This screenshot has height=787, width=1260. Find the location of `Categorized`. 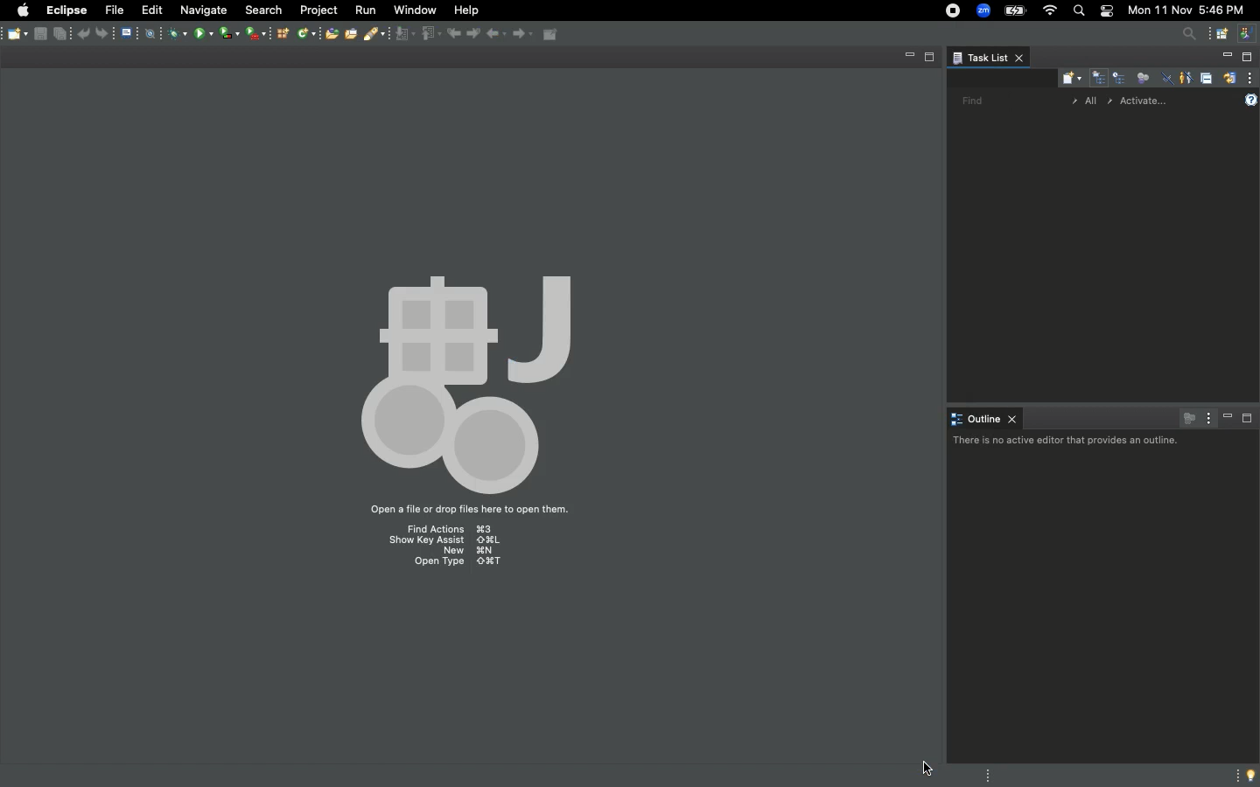

Categorized is located at coordinates (1098, 77).